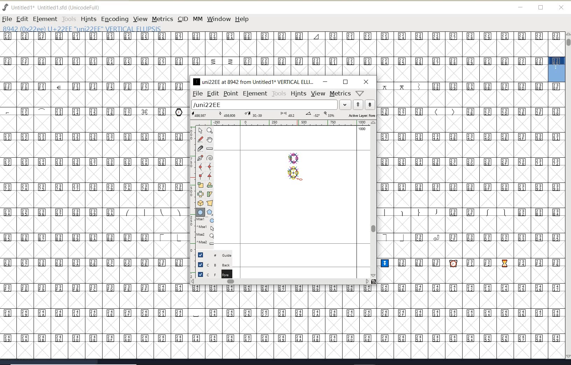  I want to click on GLYPHY CHARACTERS & NUMBERS, so click(274, 54).